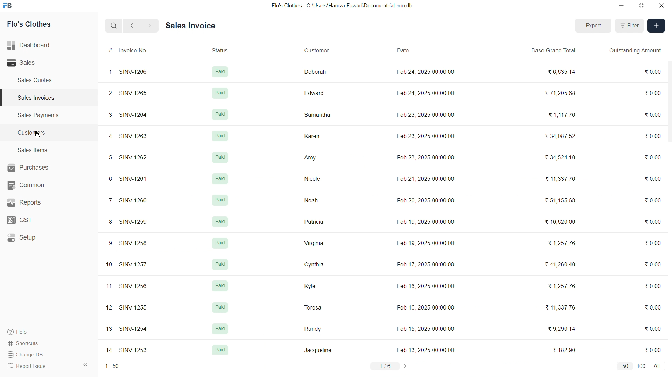 This screenshot has width=672, height=377. Describe the element at coordinates (562, 180) in the screenshot. I see `11,337.76` at that location.